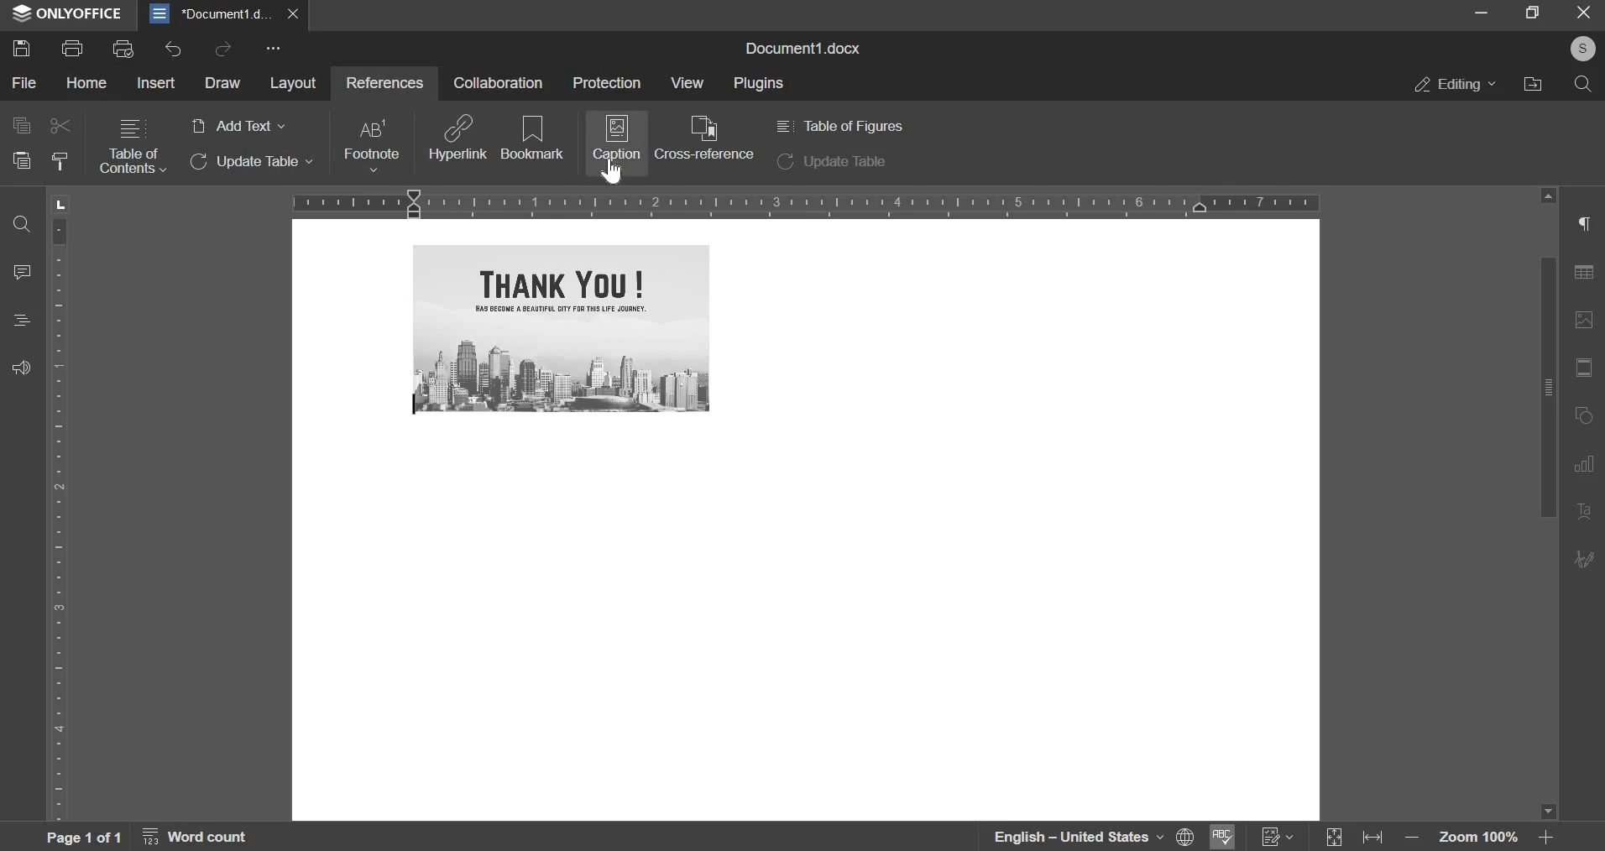  Describe the element at coordinates (133, 147) in the screenshot. I see `table of contents` at that location.